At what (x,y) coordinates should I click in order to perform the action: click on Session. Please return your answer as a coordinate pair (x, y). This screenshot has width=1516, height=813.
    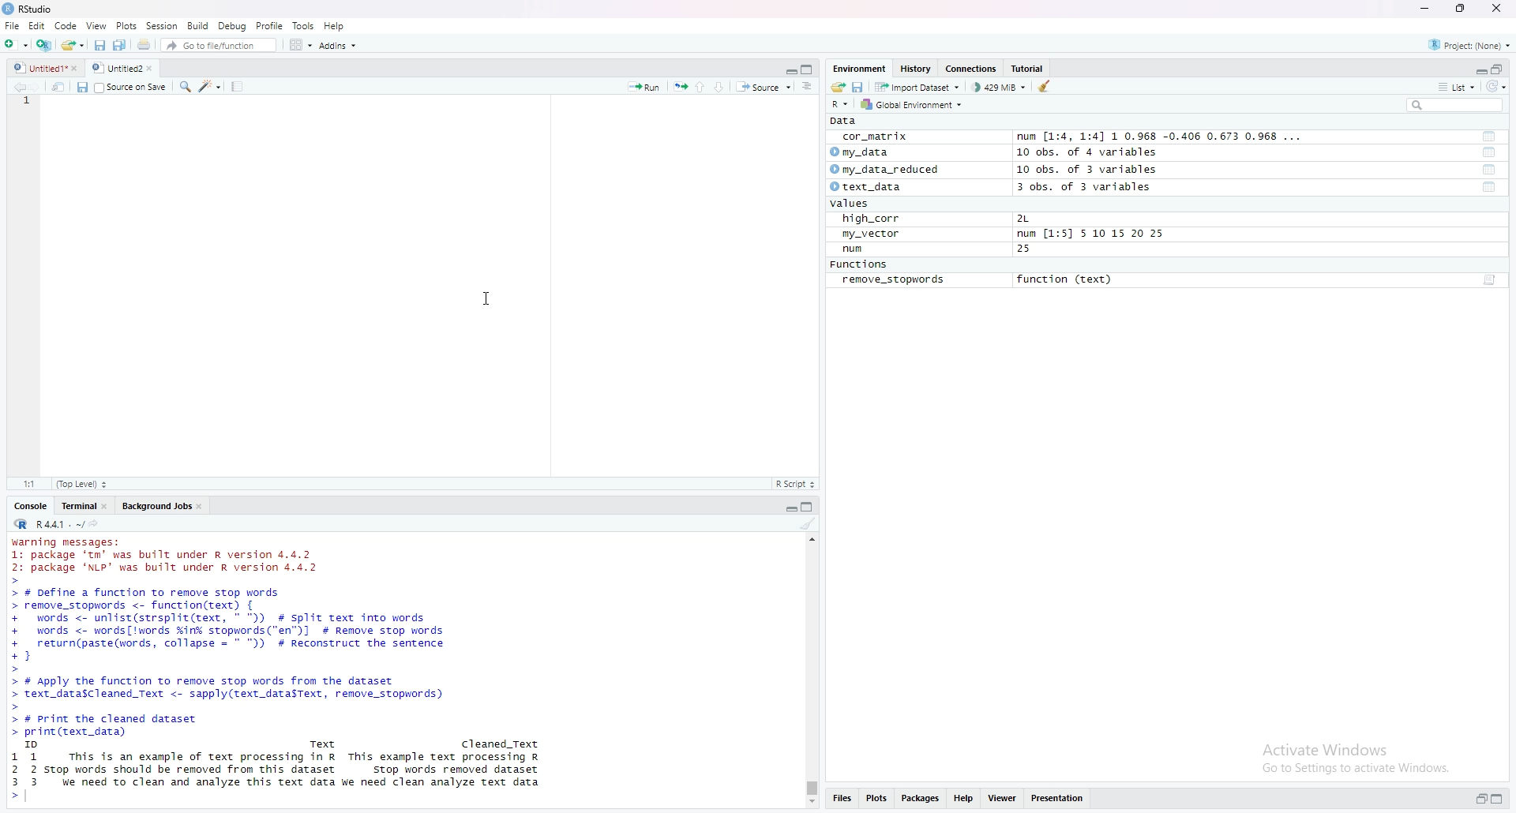
    Looking at the image, I should click on (163, 25).